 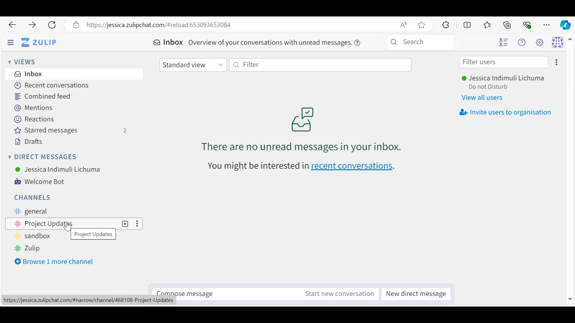 I want to click on url, so click(x=90, y=301).